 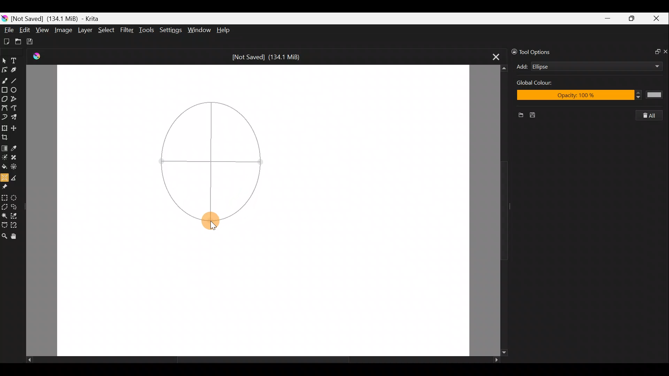 I want to click on View, so click(x=43, y=30).